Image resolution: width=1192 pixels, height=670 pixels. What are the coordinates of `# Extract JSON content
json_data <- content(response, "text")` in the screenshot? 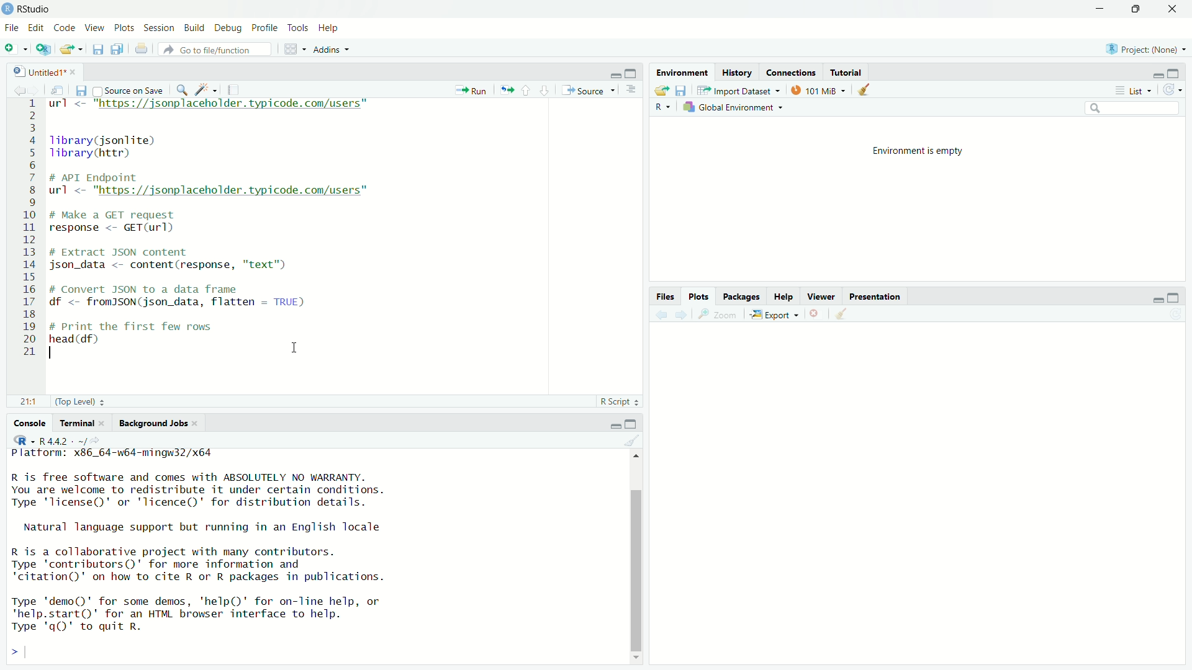 It's located at (171, 258).